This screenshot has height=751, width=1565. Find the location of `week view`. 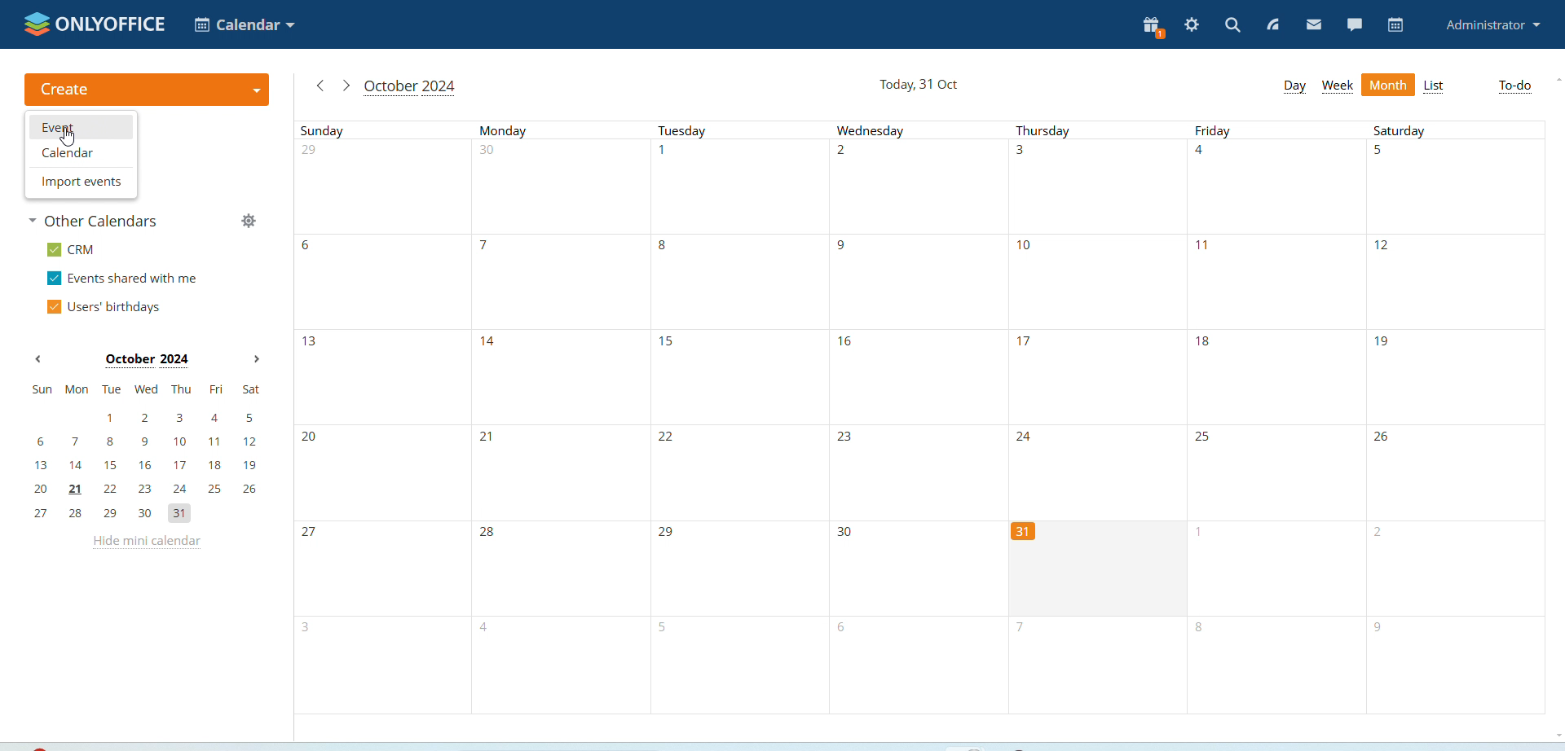

week view is located at coordinates (1337, 87).